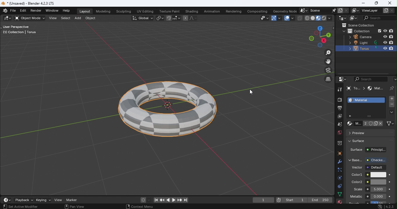 Image resolution: width=397 pixels, height=209 pixels. What do you see at coordinates (192, 11) in the screenshot?
I see `Shading` at bounding box center [192, 11].